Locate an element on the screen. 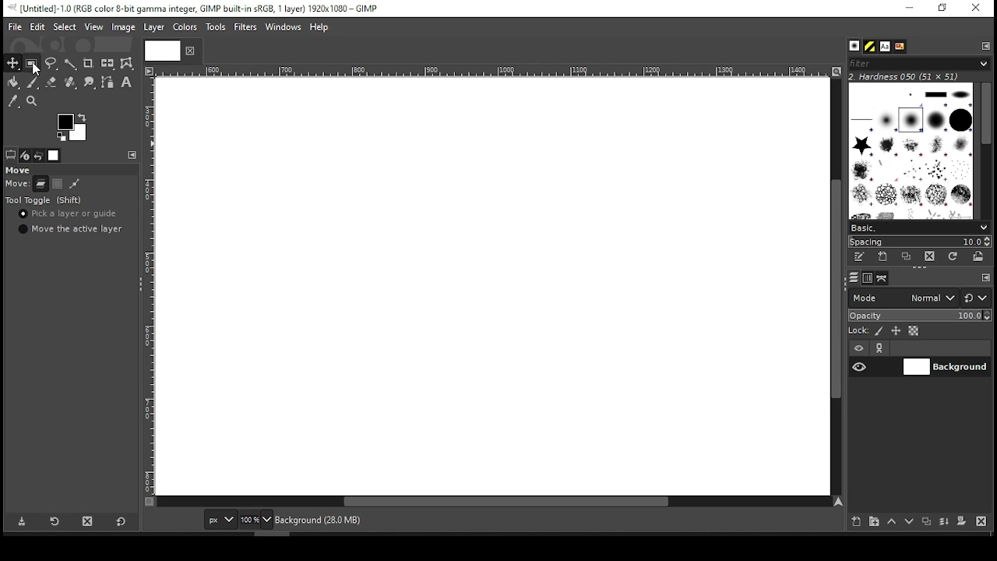 This screenshot has height=561, width=997. paths is located at coordinates (884, 277).